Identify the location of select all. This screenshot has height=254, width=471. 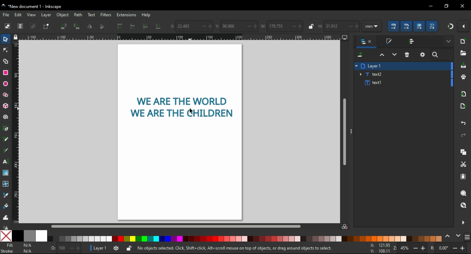
(21, 26).